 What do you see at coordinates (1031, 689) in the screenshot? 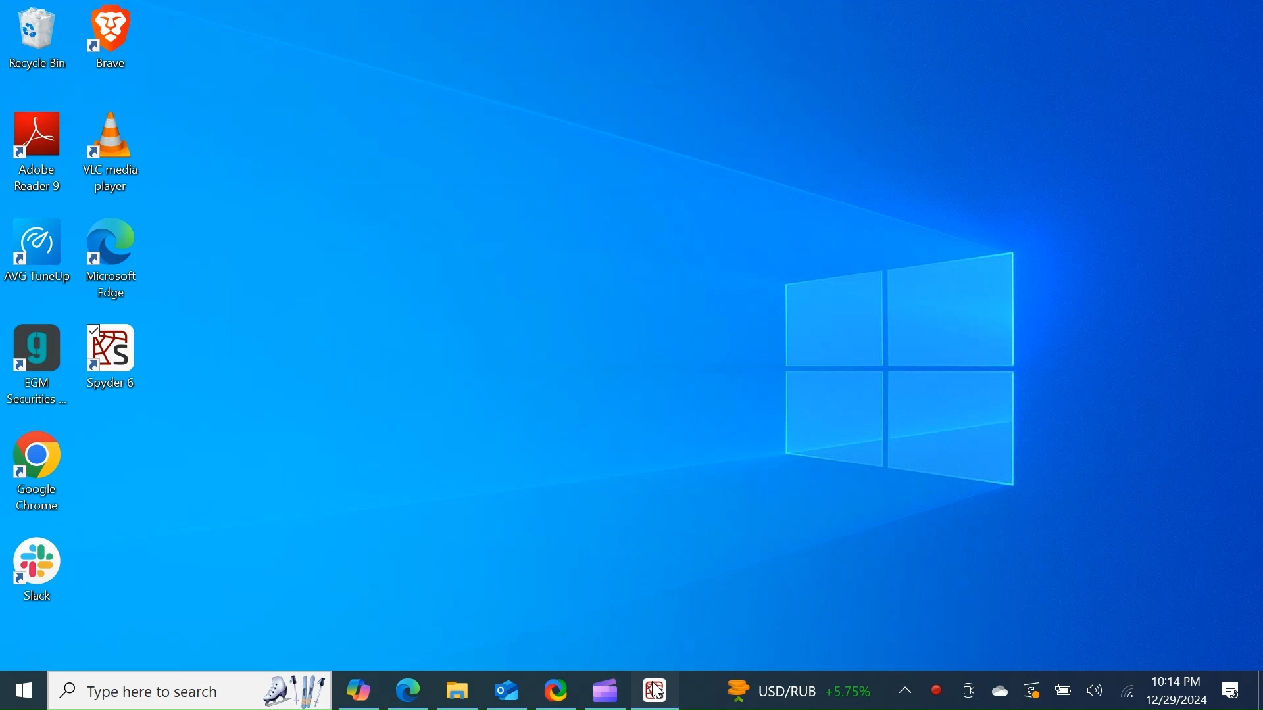
I see `Restart Updates` at bounding box center [1031, 689].